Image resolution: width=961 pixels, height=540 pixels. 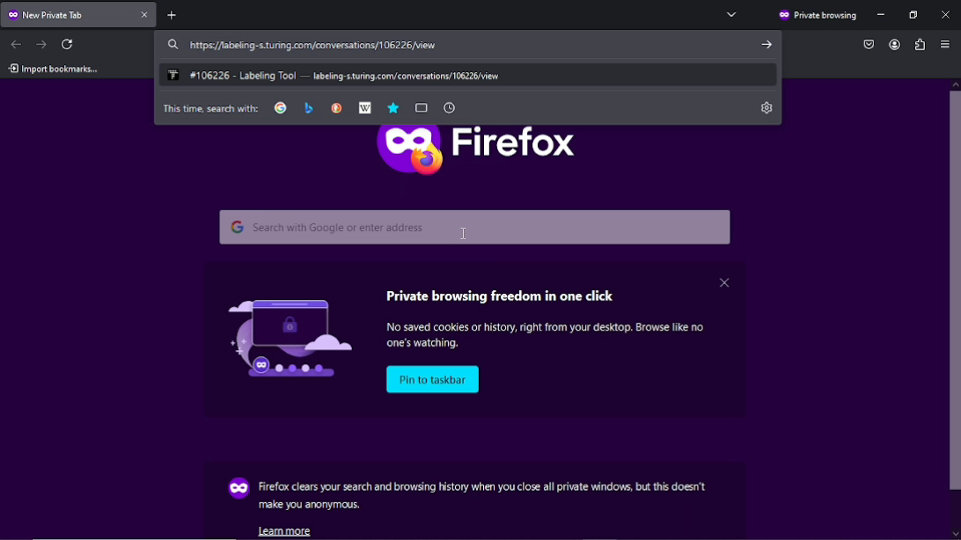 I want to click on go, so click(x=763, y=44).